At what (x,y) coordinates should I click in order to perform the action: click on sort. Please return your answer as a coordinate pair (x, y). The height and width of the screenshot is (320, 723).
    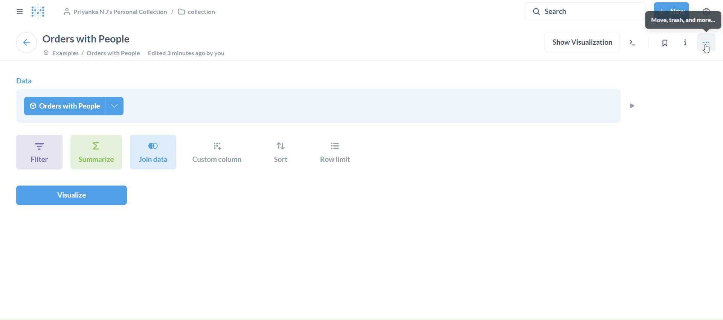
    Looking at the image, I should click on (282, 152).